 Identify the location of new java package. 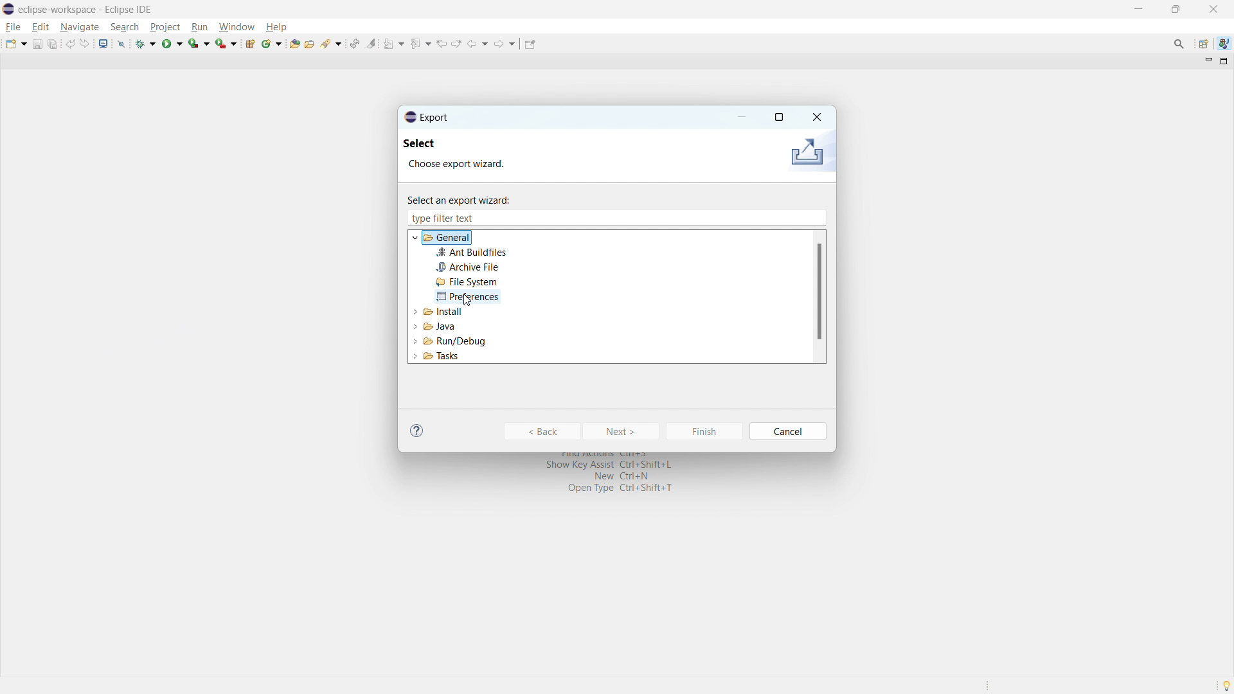
(250, 43).